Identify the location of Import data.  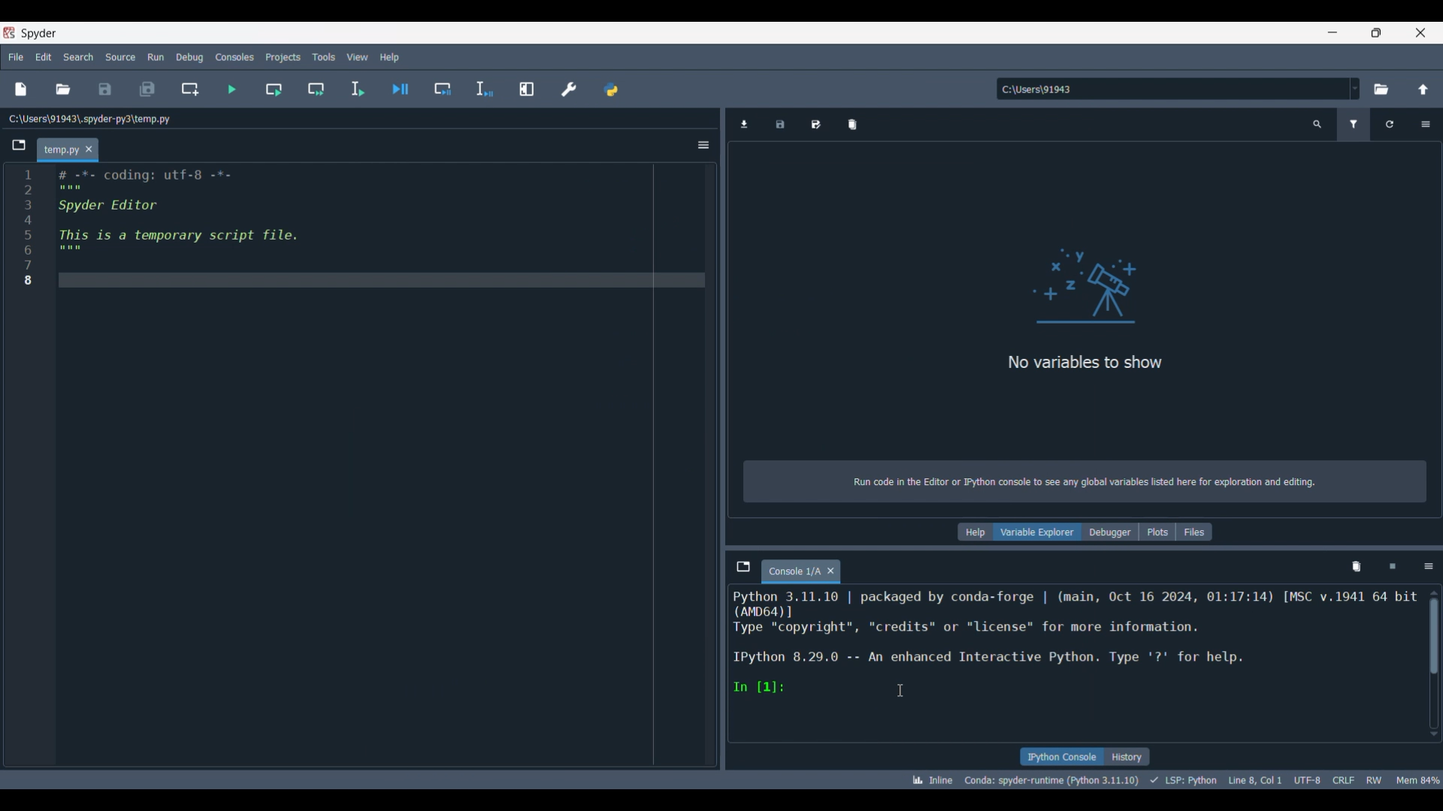
(743, 125).